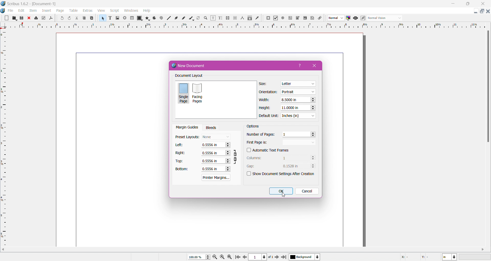  Describe the element at coordinates (7, 17) in the screenshot. I see `blank page` at that location.